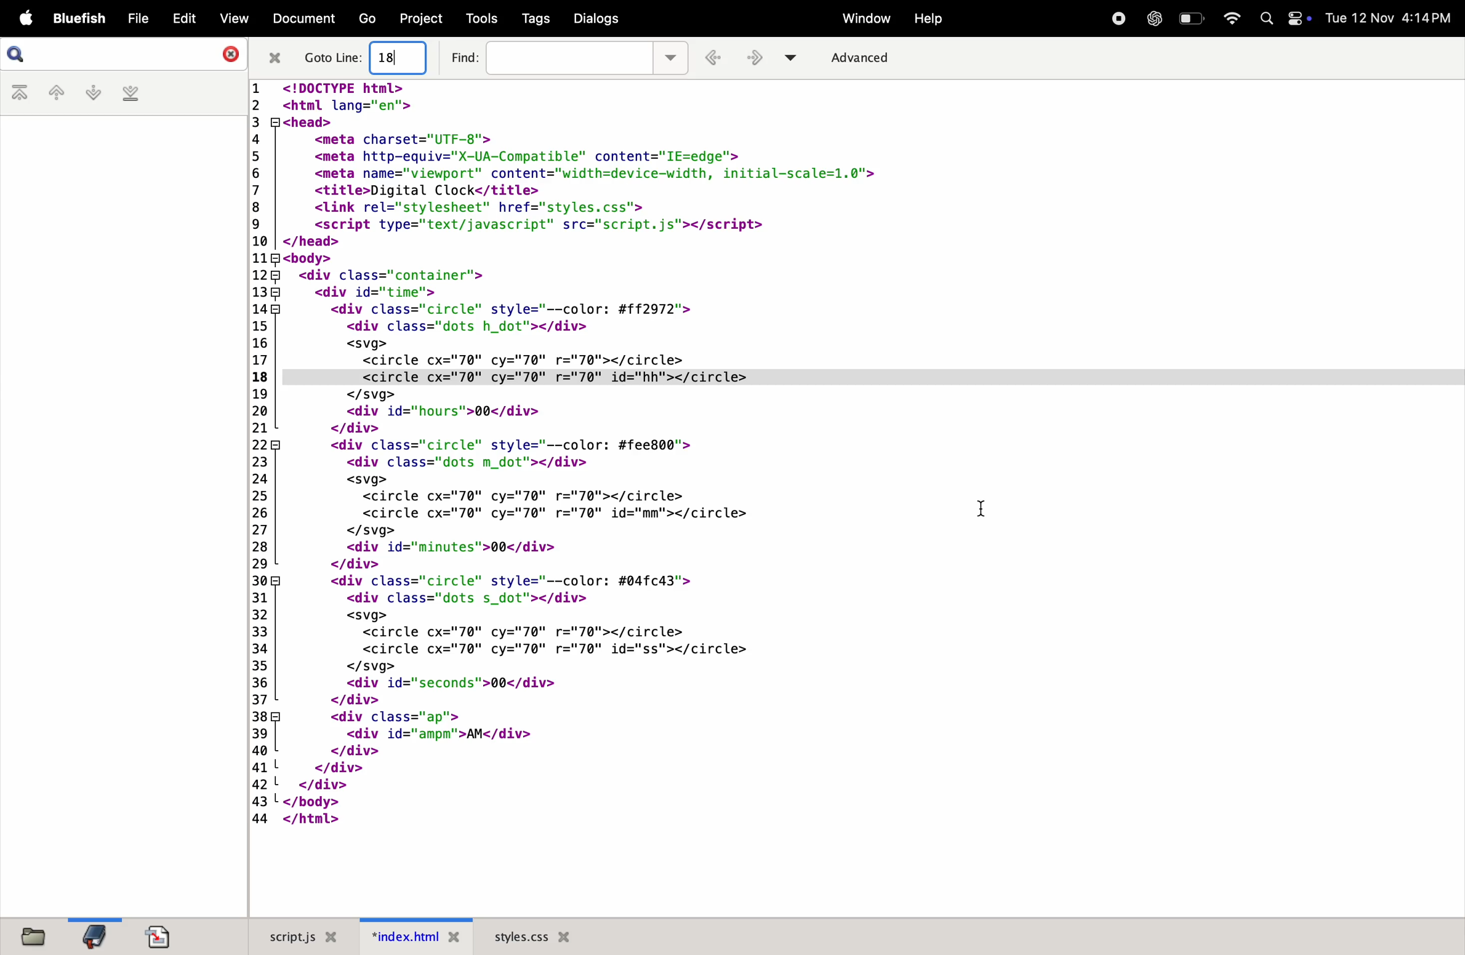  Describe the element at coordinates (180, 18) in the screenshot. I see `edit` at that location.